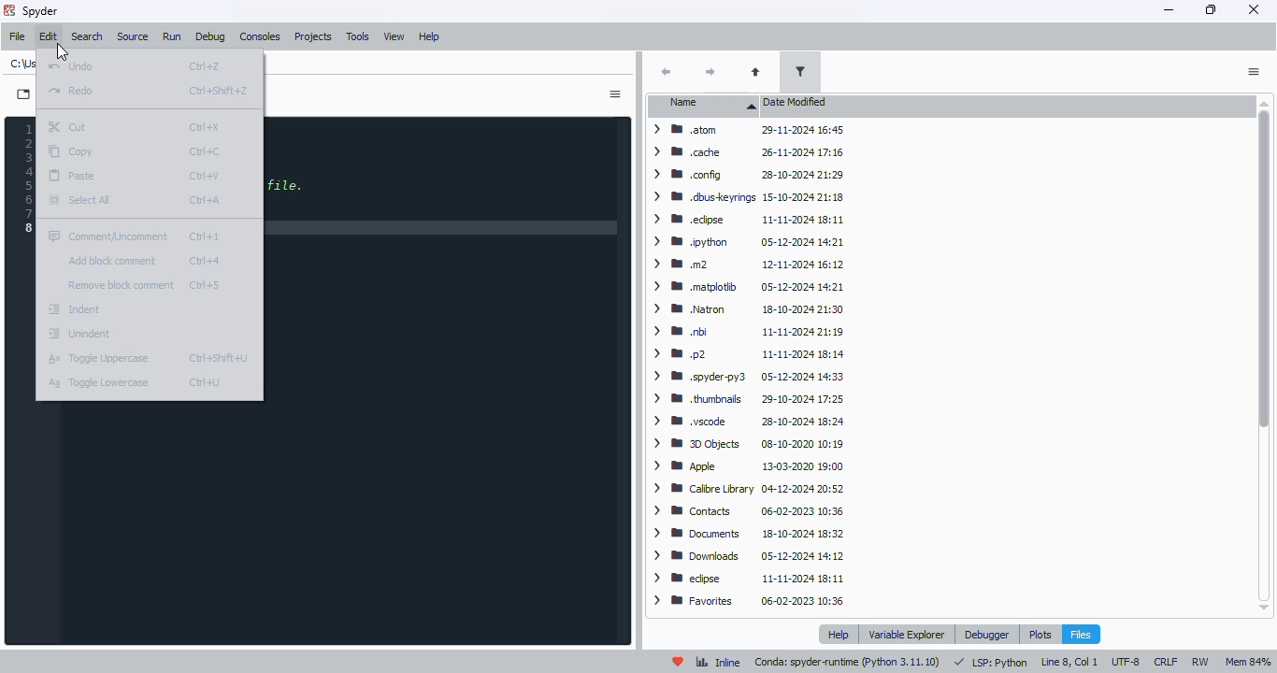 The height and width of the screenshot is (673, 1277). What do you see at coordinates (748, 153) in the screenshot?
I see `> WB cache 26-11-2024 17:16` at bounding box center [748, 153].